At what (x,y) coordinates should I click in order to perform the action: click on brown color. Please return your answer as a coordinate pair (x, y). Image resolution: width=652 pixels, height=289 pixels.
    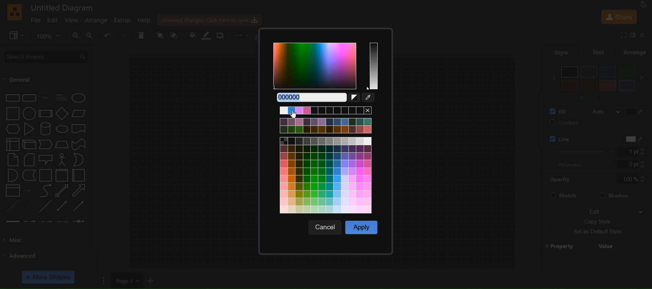
    Looking at the image, I should click on (608, 85).